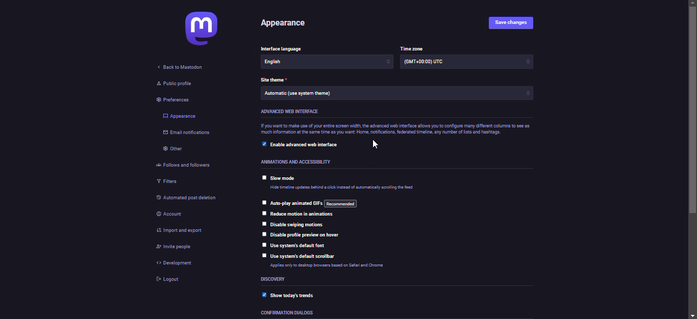 Image resolution: width=697 pixels, height=319 pixels. Describe the element at coordinates (410, 49) in the screenshot. I see `time zone` at that location.